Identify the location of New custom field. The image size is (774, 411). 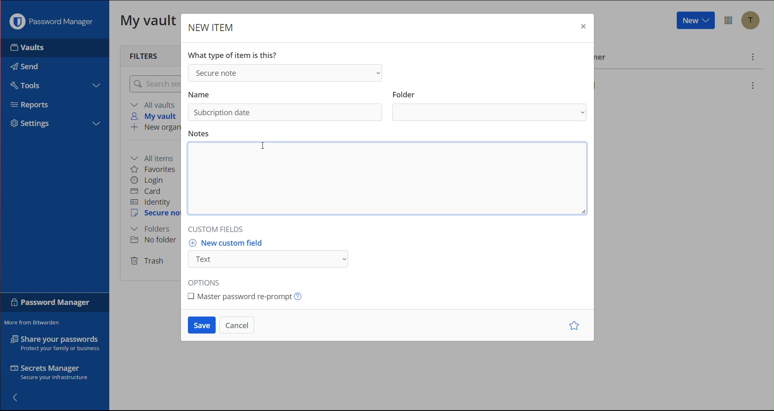
(230, 243).